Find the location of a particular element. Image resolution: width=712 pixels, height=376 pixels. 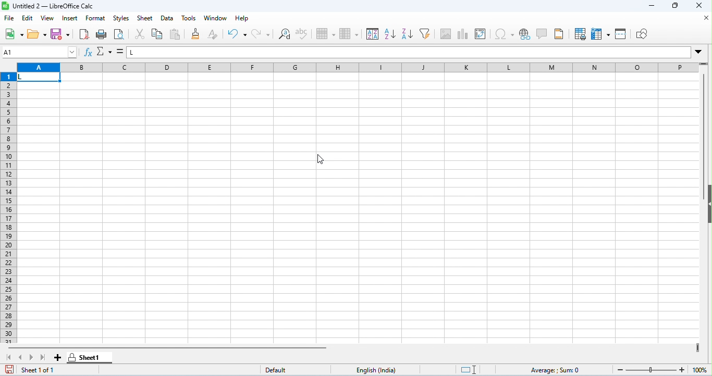

insert image is located at coordinates (445, 33).